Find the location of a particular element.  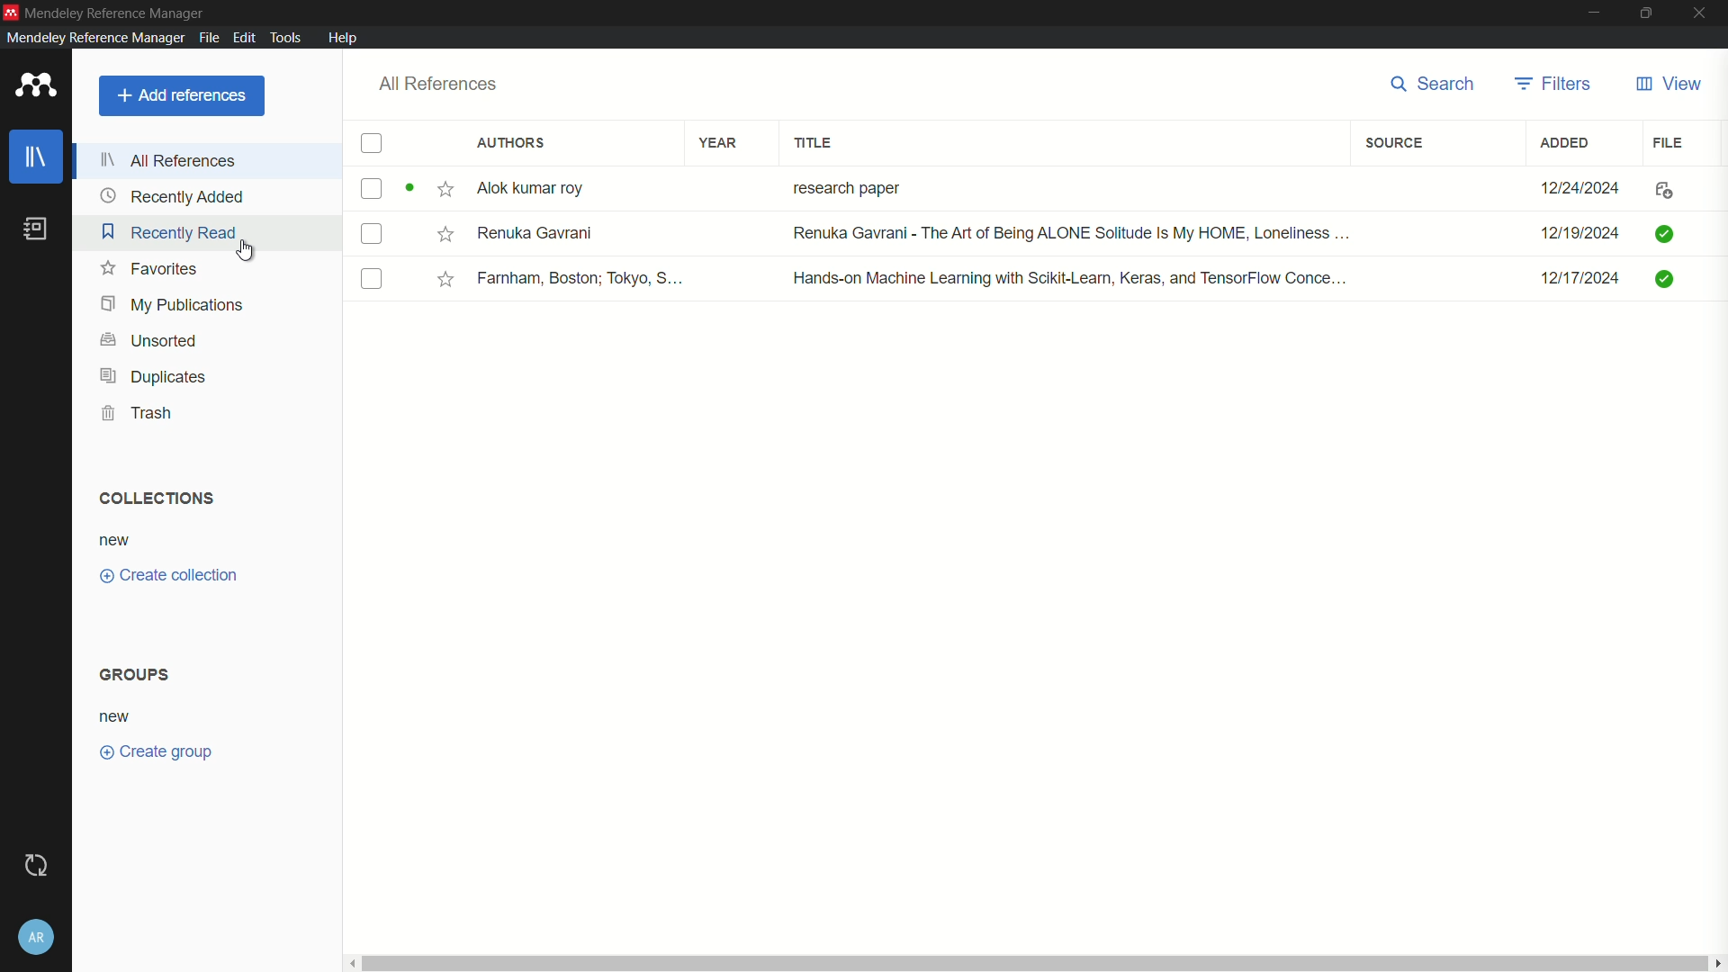

Hands-on Machine Learning is located at coordinates (1070, 275).